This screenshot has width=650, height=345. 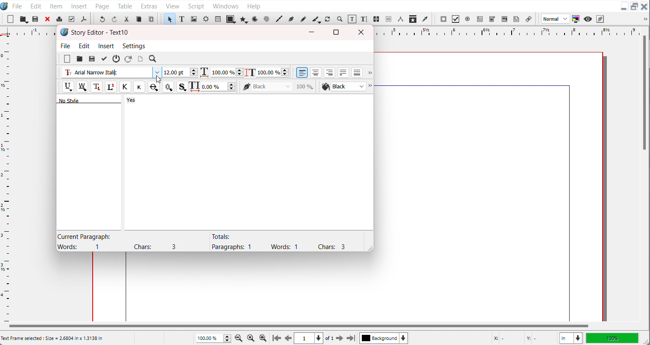 I want to click on Link text frame, so click(x=377, y=19).